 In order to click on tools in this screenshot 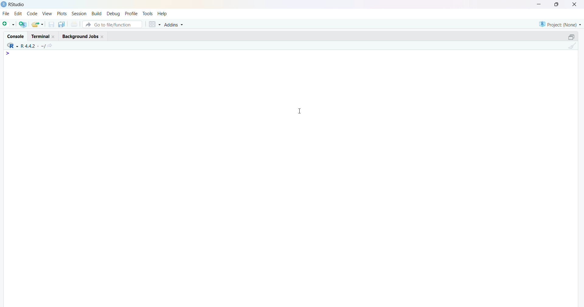, I will do `click(148, 14)`.